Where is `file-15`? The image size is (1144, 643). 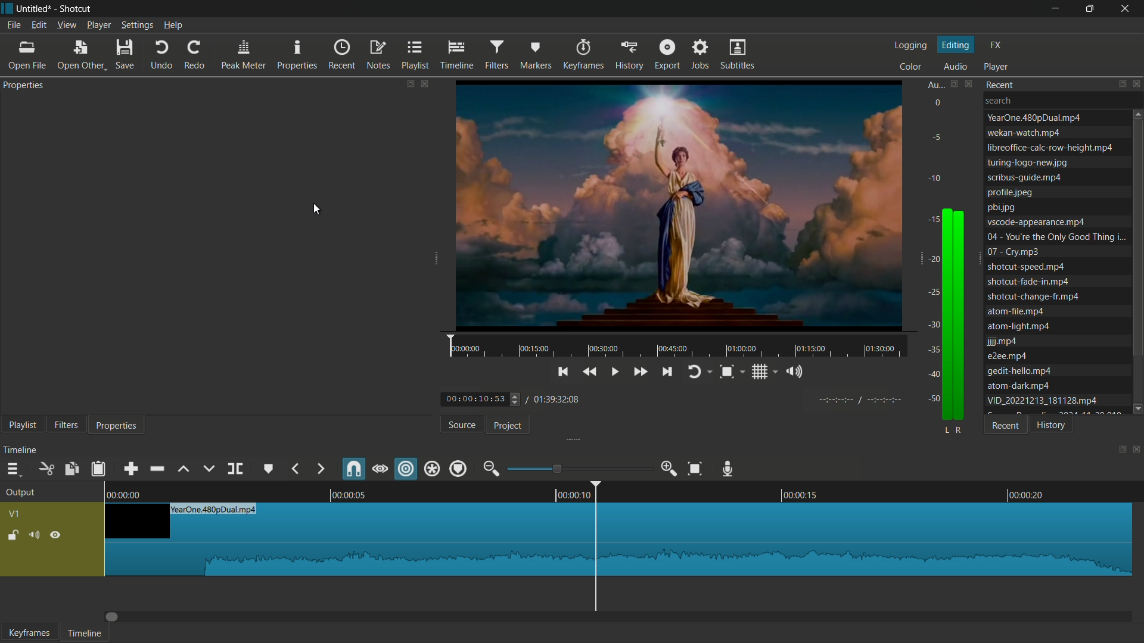 file-15 is located at coordinates (1019, 327).